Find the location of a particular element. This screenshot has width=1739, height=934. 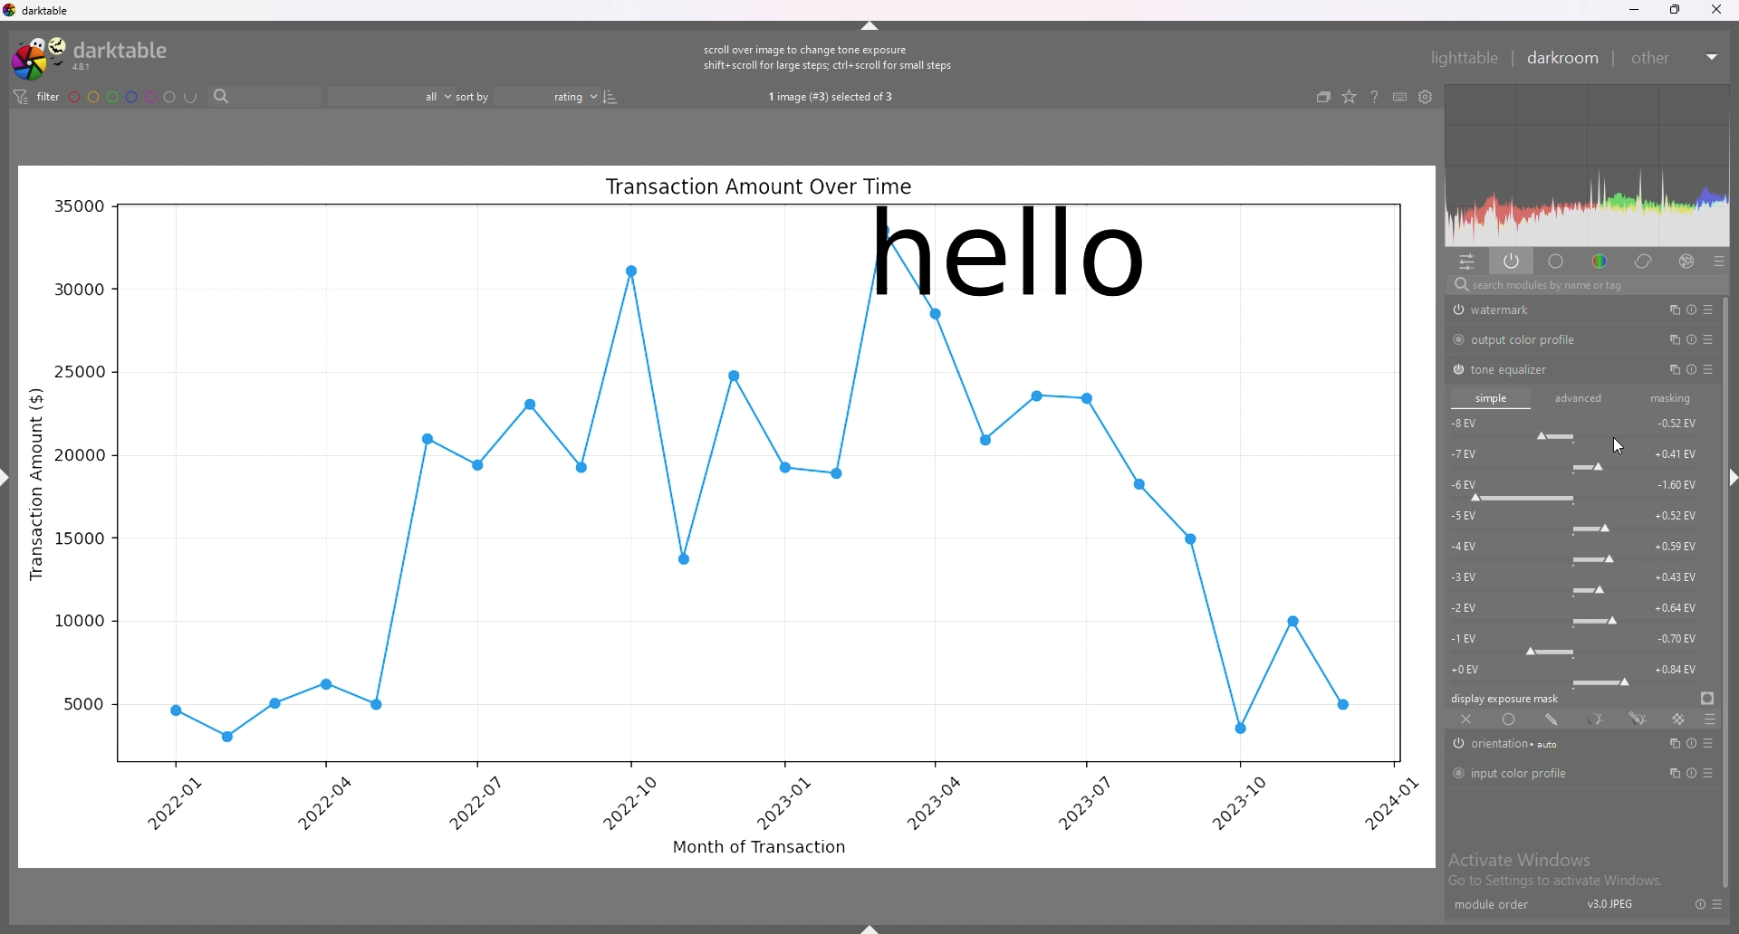

switch off/on is located at coordinates (1457, 745).